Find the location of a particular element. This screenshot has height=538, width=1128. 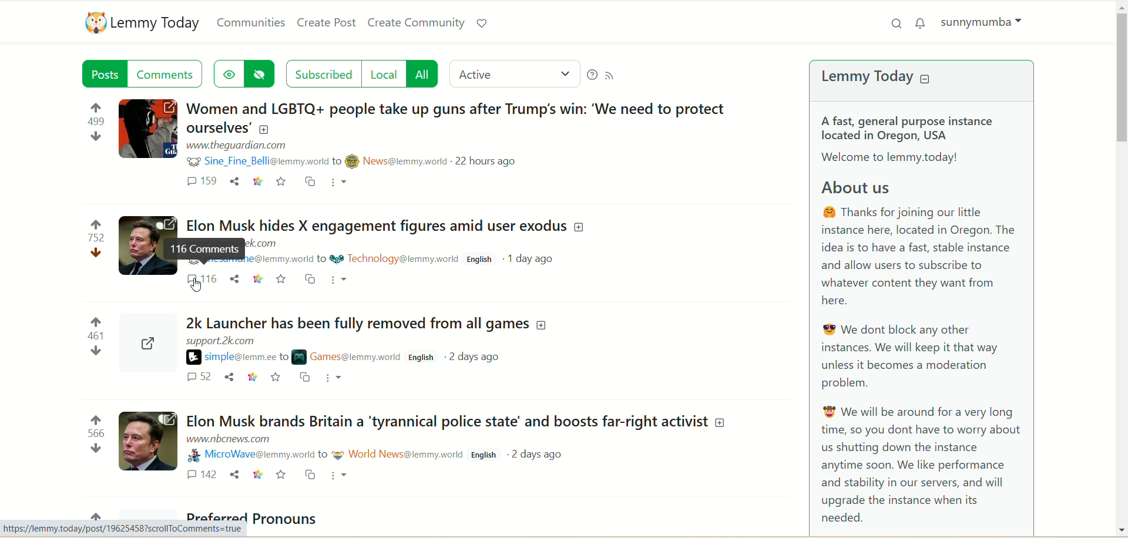

Upvote 499 is located at coordinates (97, 114).